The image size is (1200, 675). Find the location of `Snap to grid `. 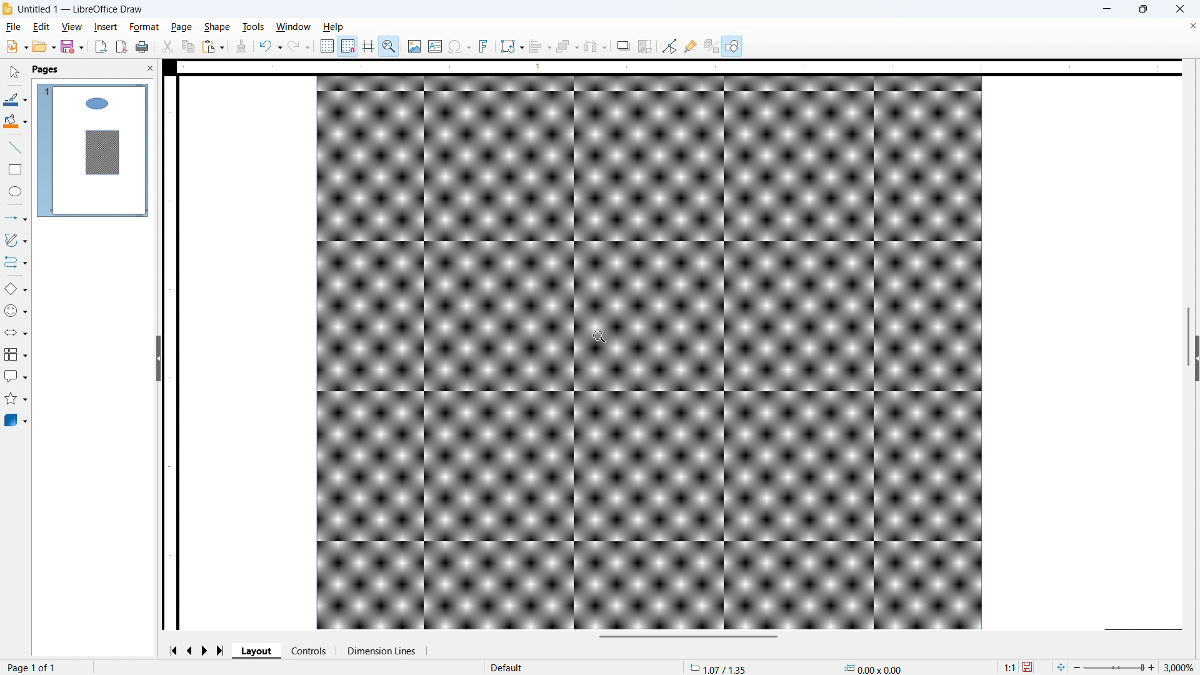

Snap to grid  is located at coordinates (348, 45).